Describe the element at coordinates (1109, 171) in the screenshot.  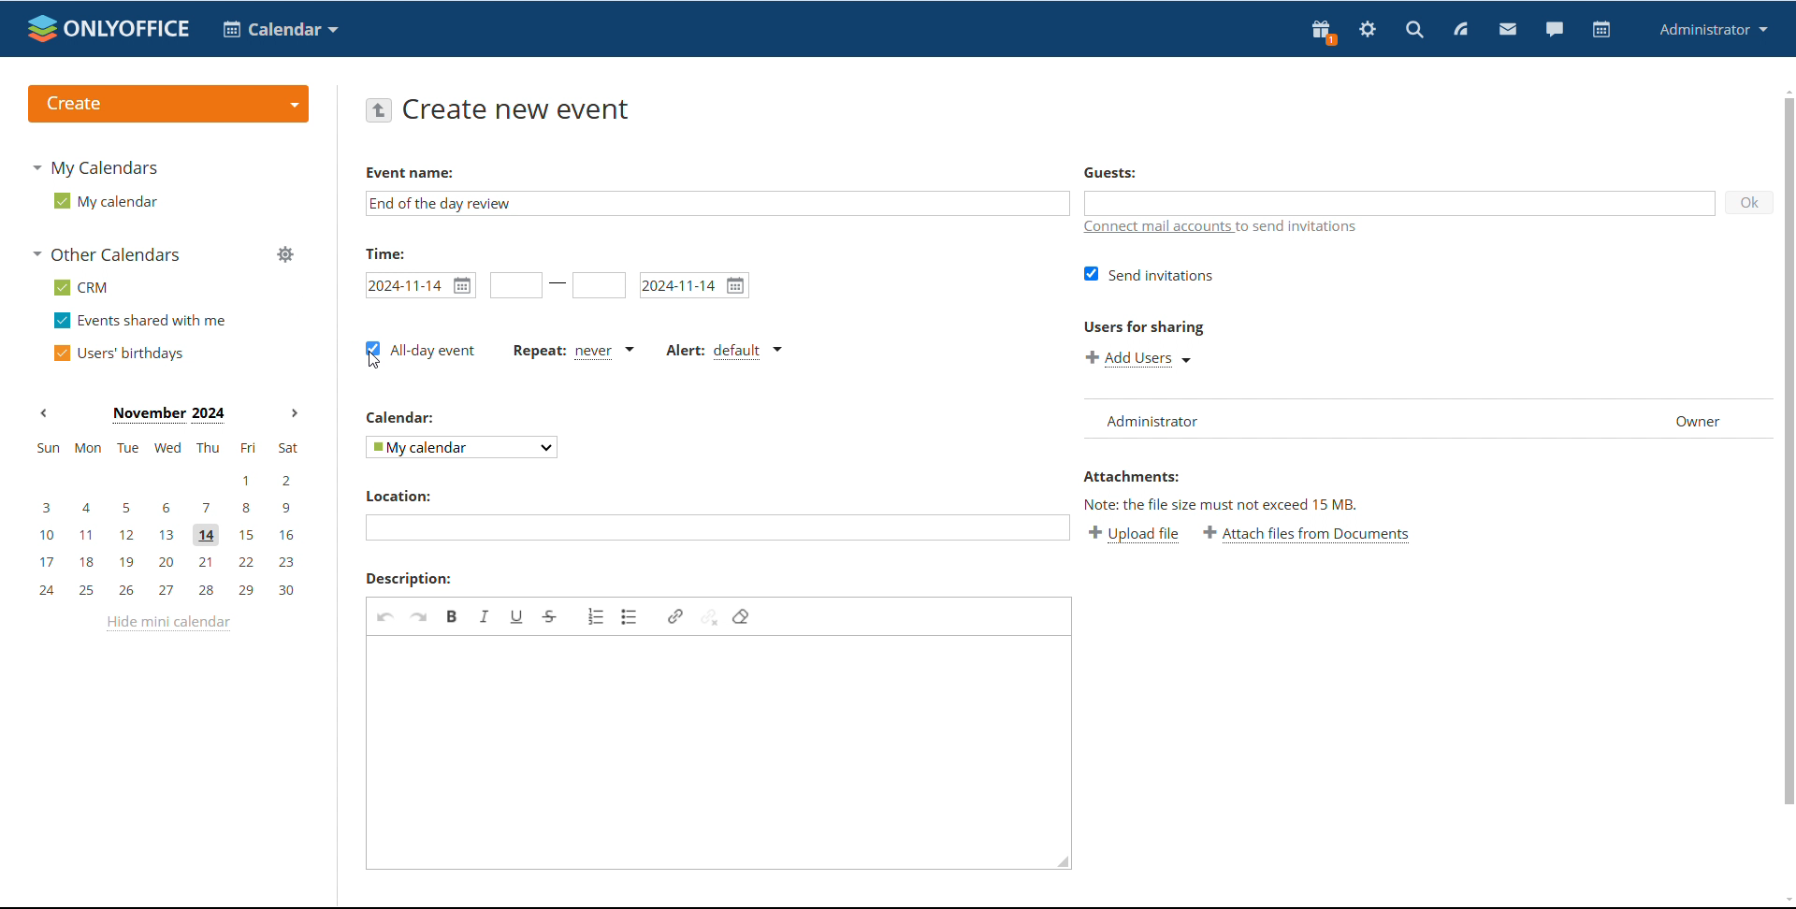
I see `guests` at that location.